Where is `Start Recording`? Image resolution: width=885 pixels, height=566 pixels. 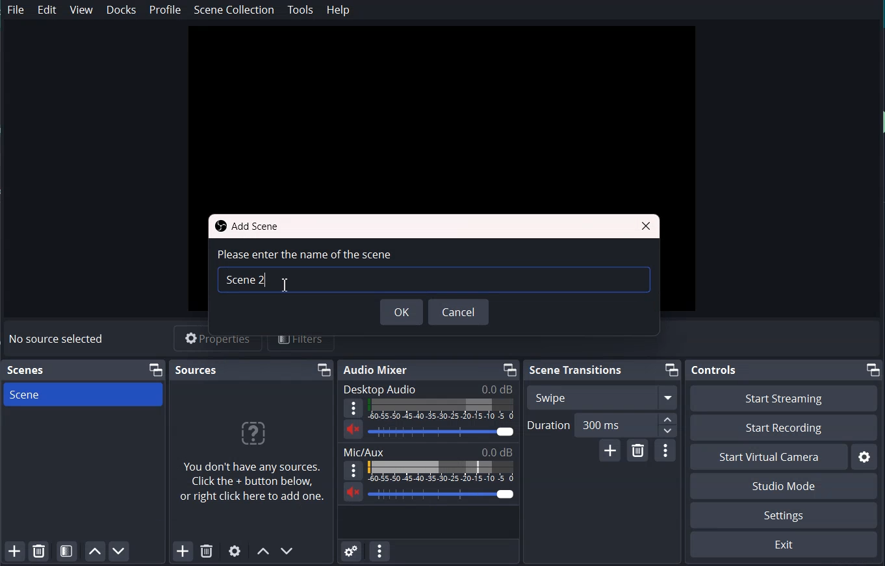 Start Recording is located at coordinates (784, 428).